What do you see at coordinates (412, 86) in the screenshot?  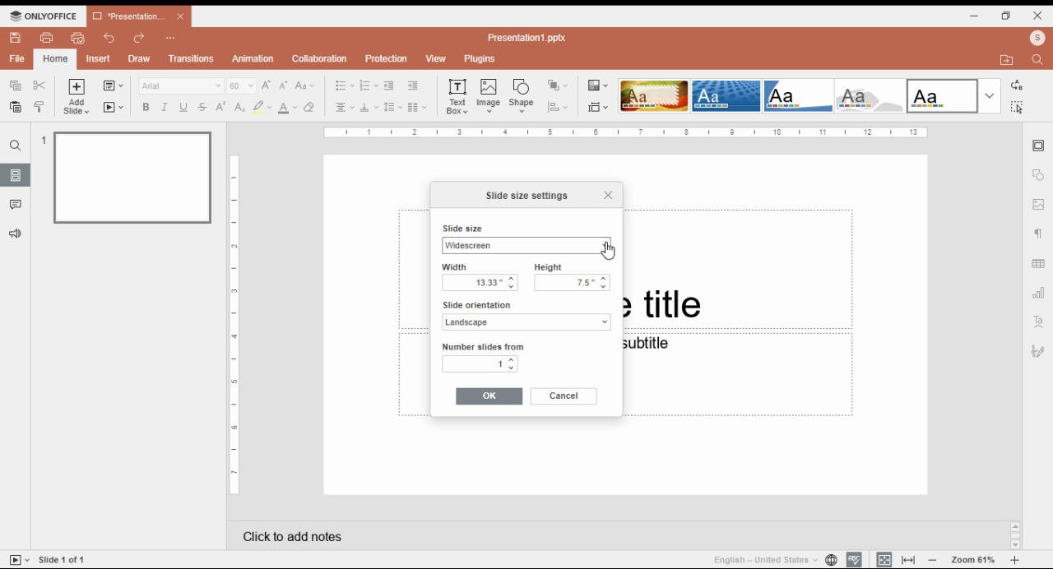 I see `increase indent` at bounding box center [412, 86].